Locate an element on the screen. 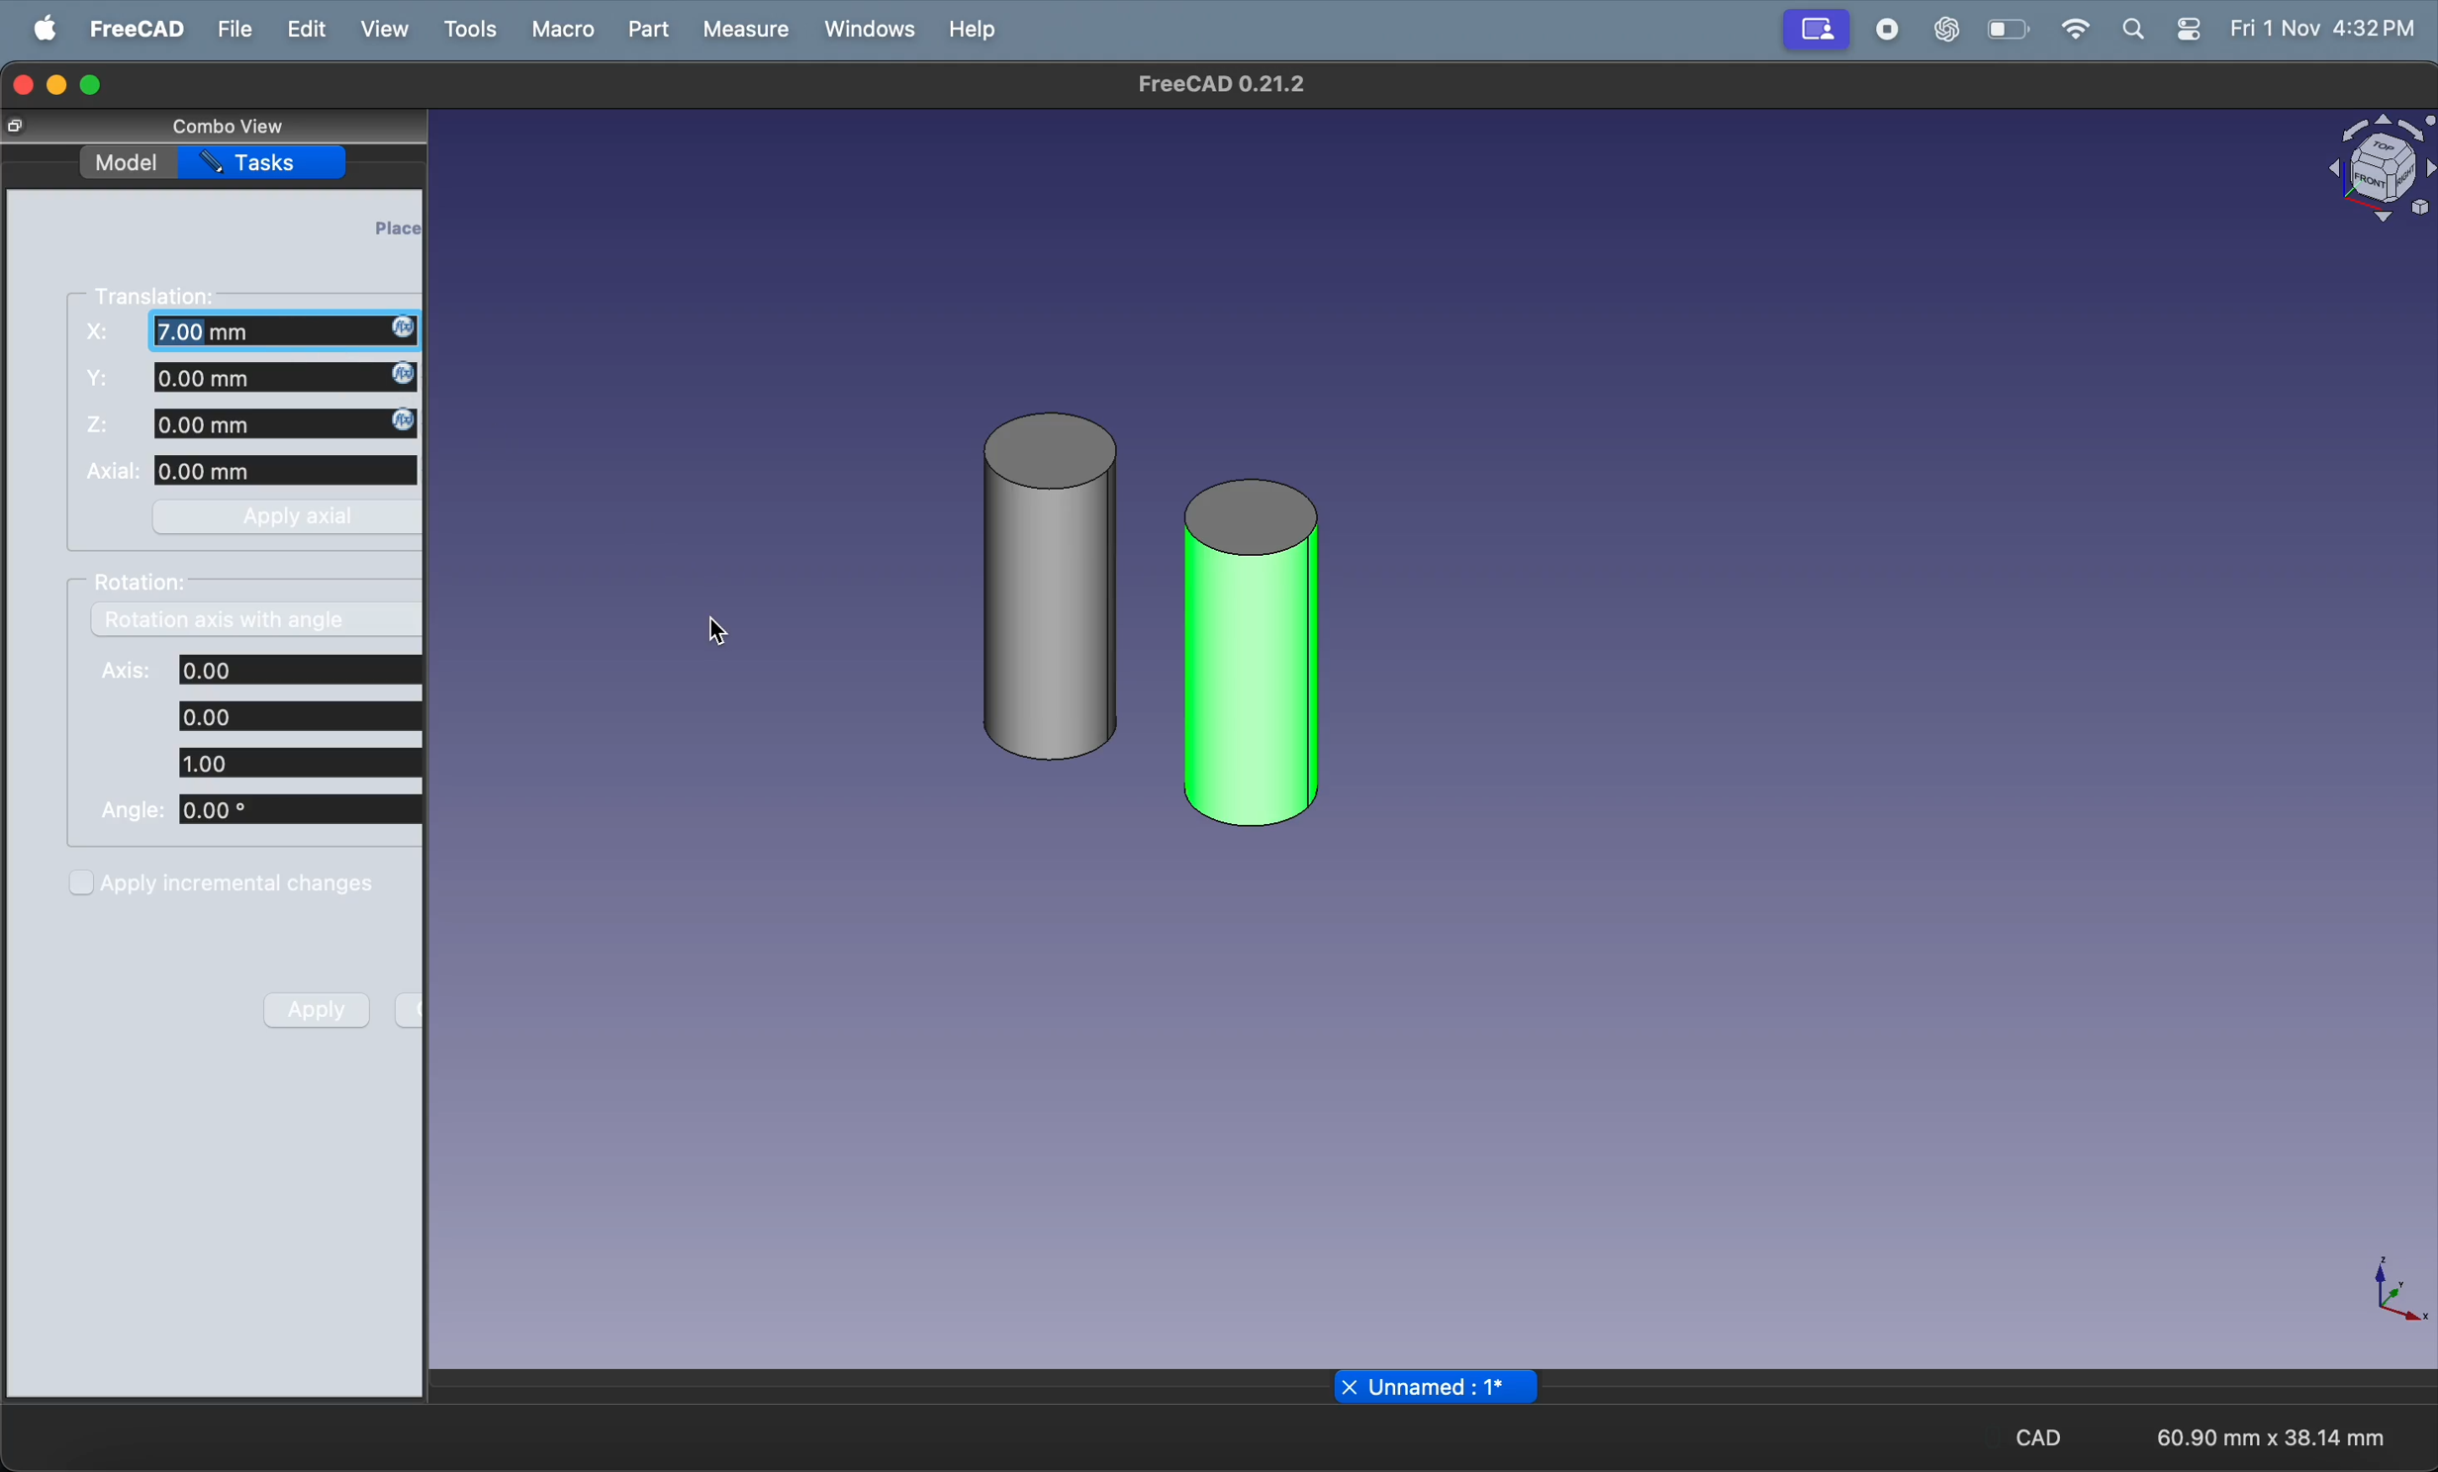 The width and height of the screenshot is (2438, 1472). freeCad  0.21.2 is located at coordinates (1220, 84).